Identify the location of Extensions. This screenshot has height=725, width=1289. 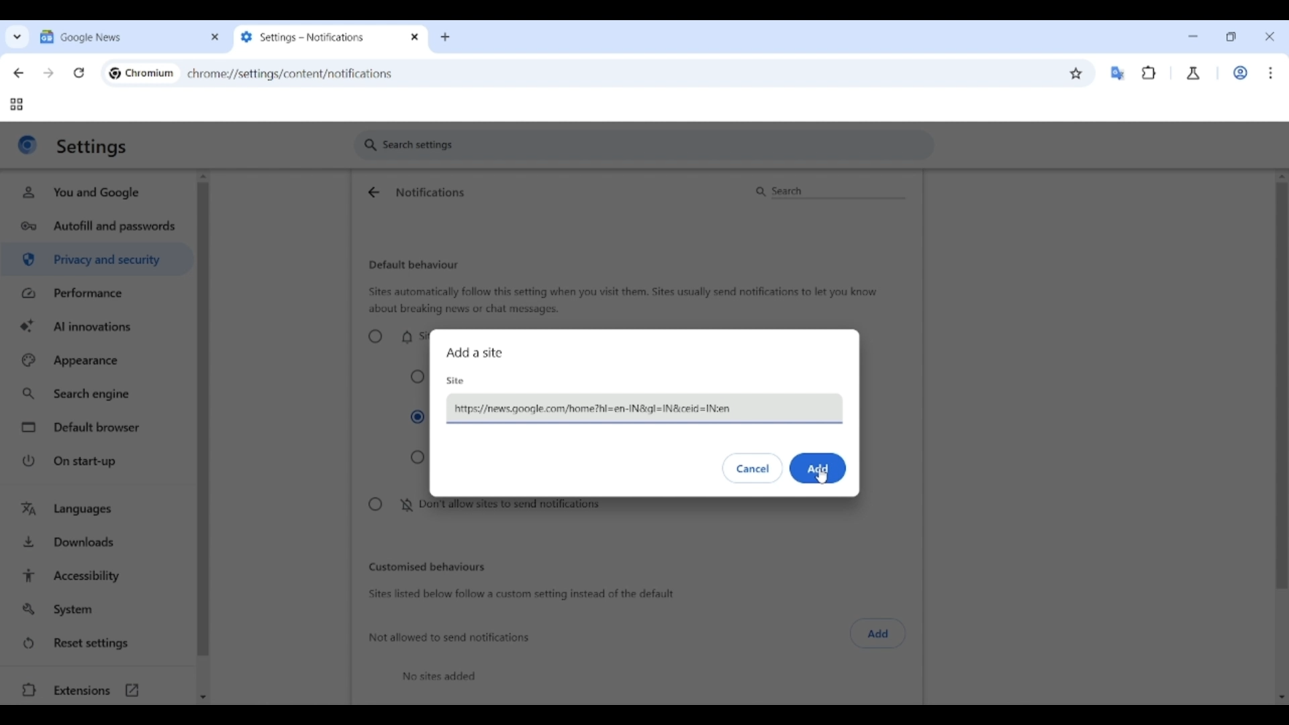
(95, 690).